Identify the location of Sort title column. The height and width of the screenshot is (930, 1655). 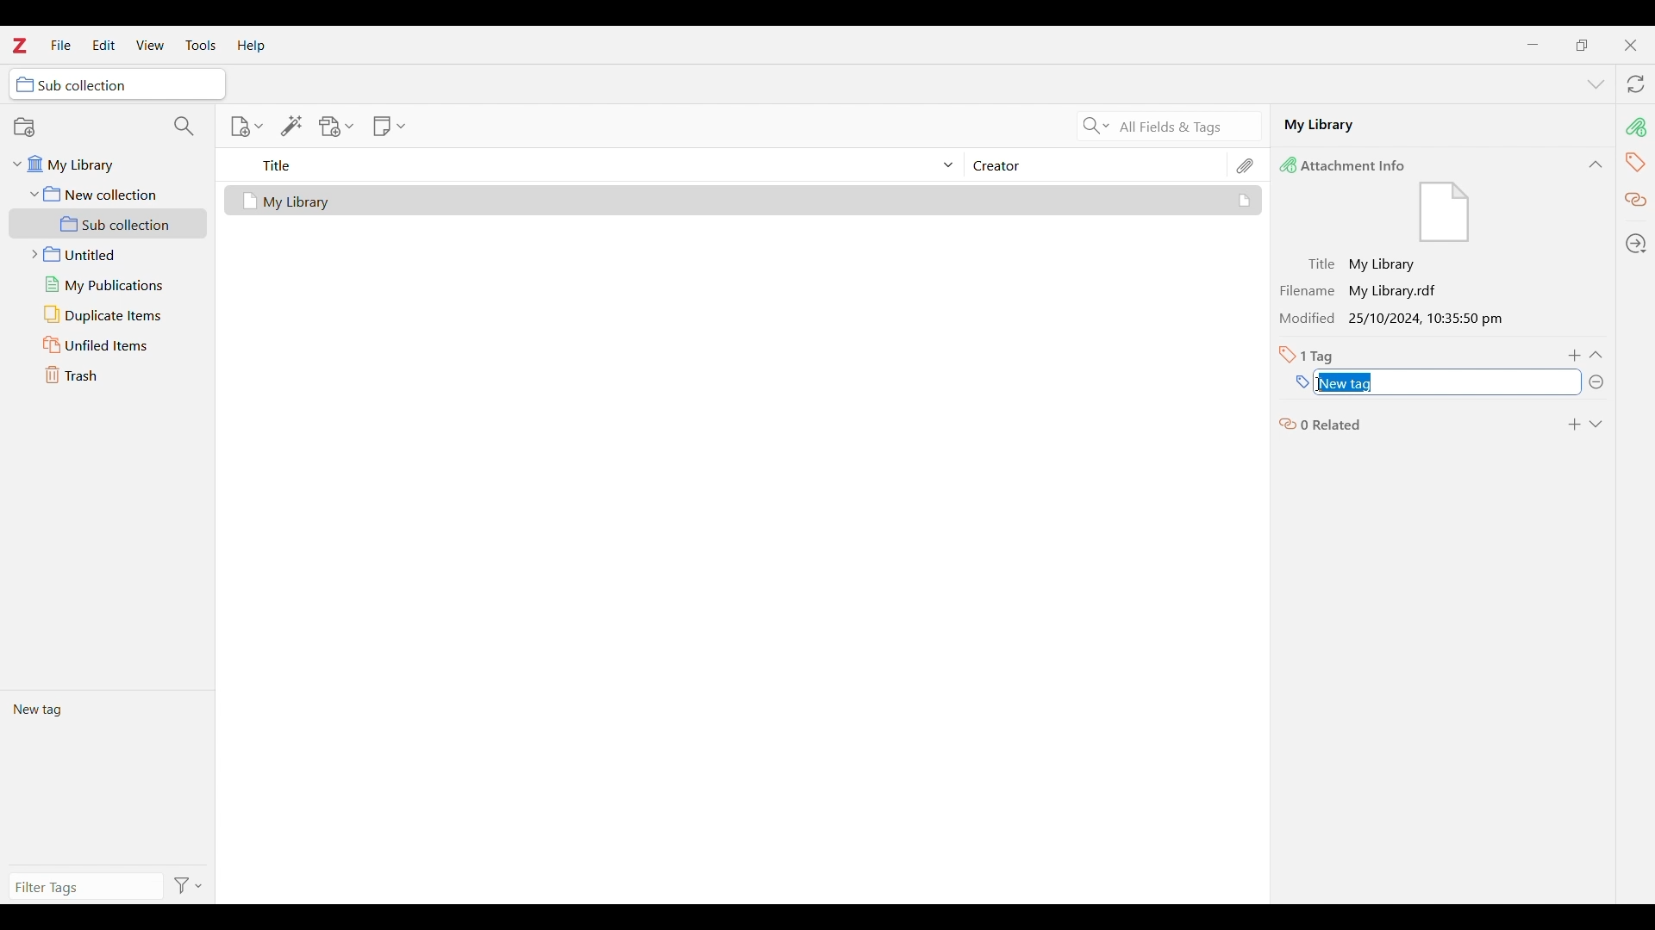
(600, 164).